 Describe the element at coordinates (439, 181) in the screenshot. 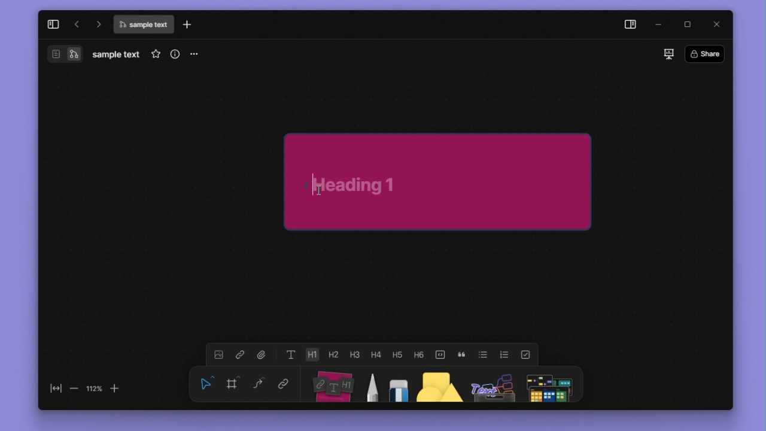

I see `sticky note` at that location.